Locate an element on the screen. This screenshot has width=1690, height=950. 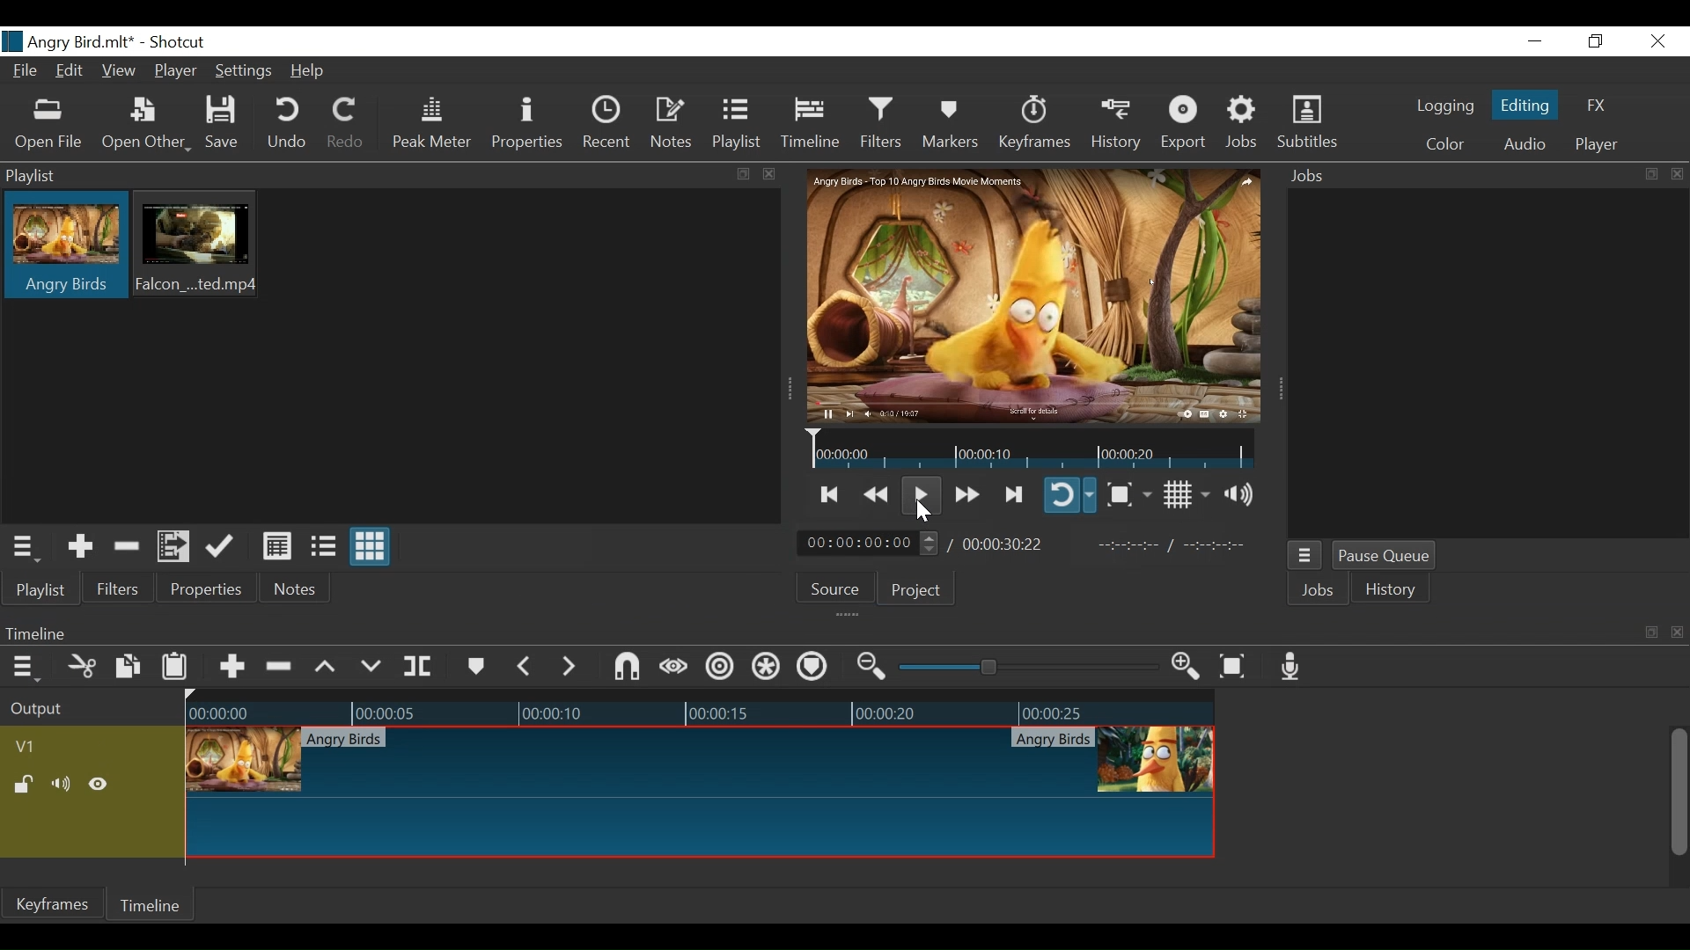
Keyframes is located at coordinates (1034, 124).